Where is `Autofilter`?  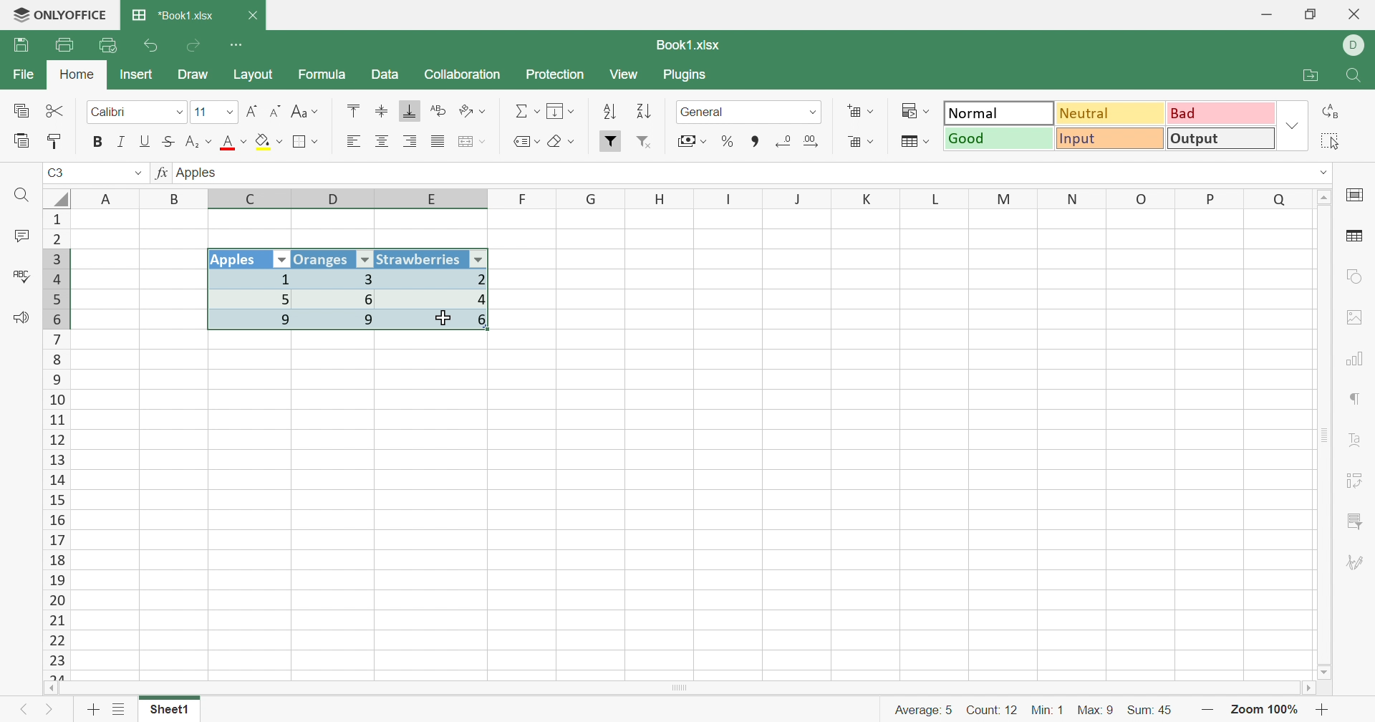
Autofilter is located at coordinates (282, 260).